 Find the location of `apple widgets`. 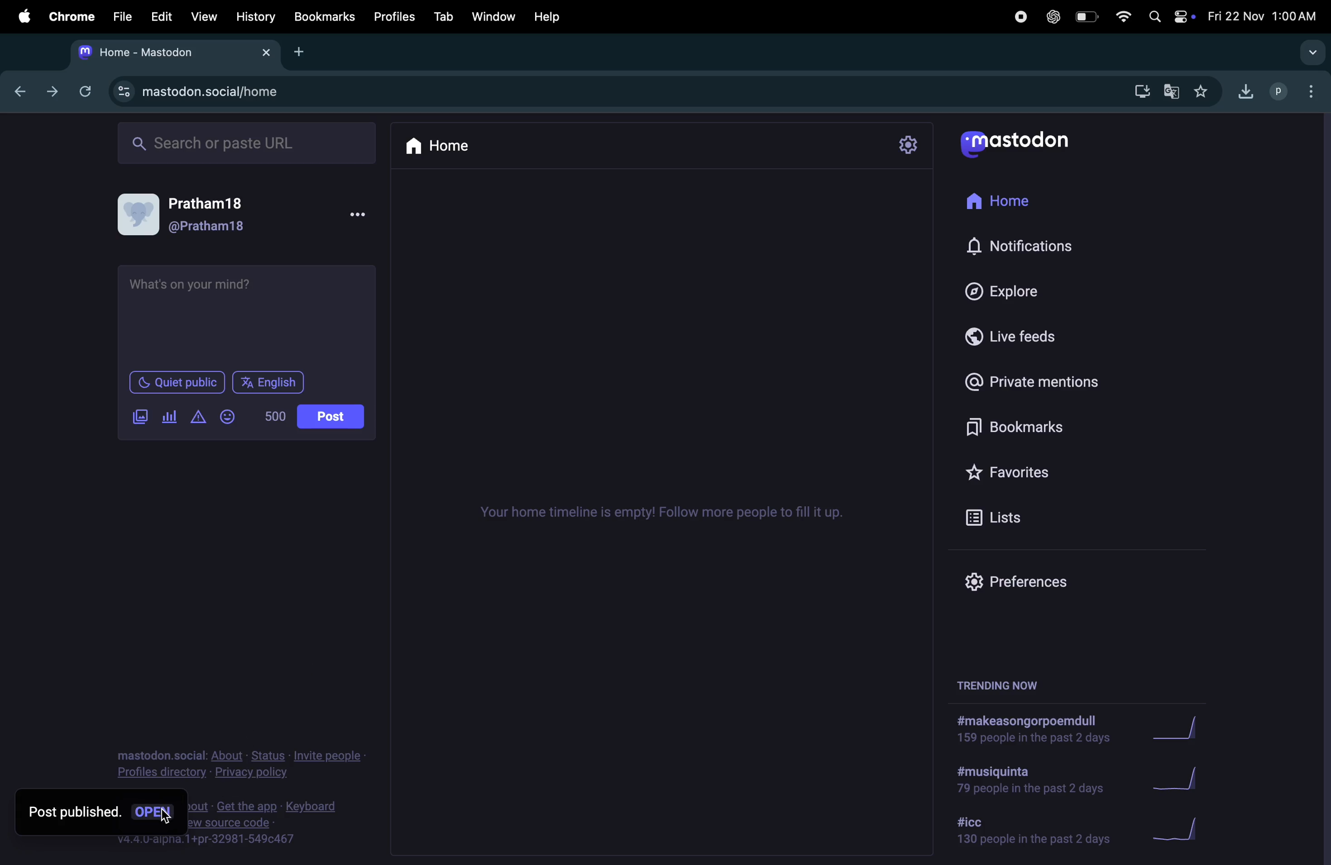

apple widgets is located at coordinates (1182, 15).